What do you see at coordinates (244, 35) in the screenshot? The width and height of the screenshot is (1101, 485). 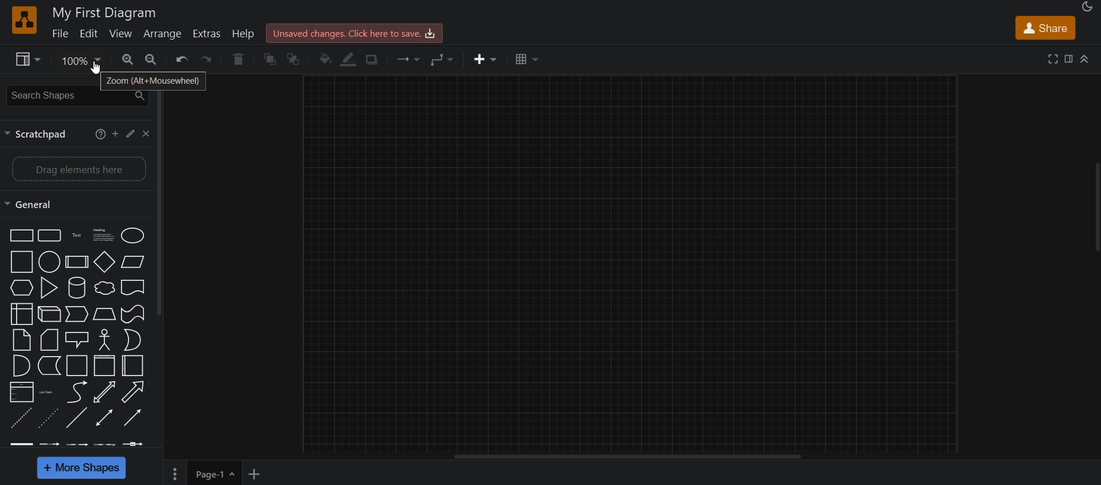 I see `help` at bounding box center [244, 35].